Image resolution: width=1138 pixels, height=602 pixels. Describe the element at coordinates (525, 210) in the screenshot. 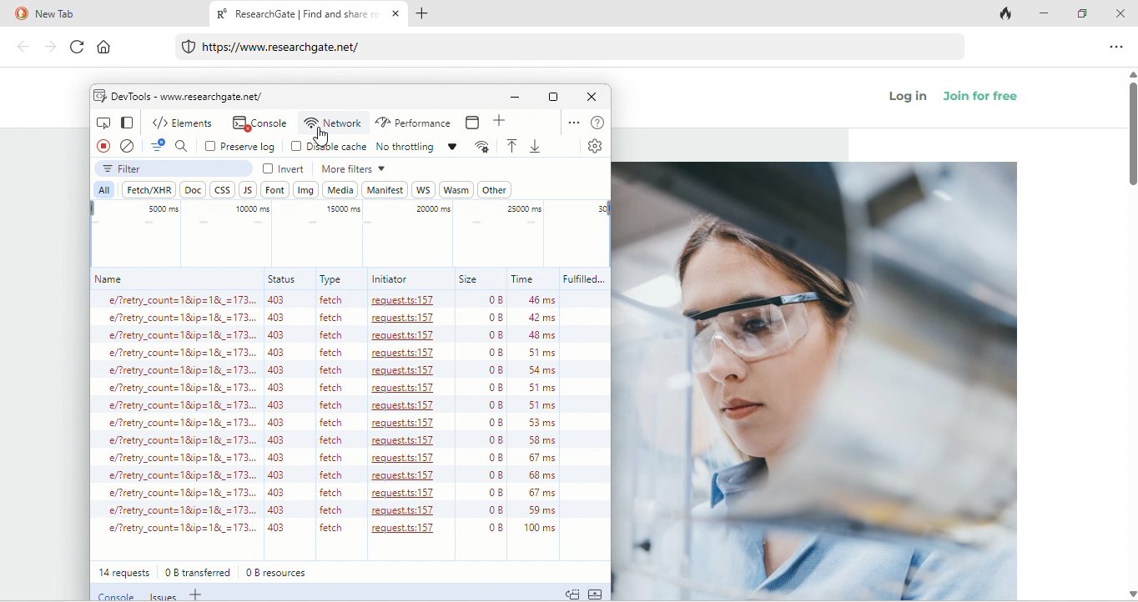

I see `25000 ms` at that location.